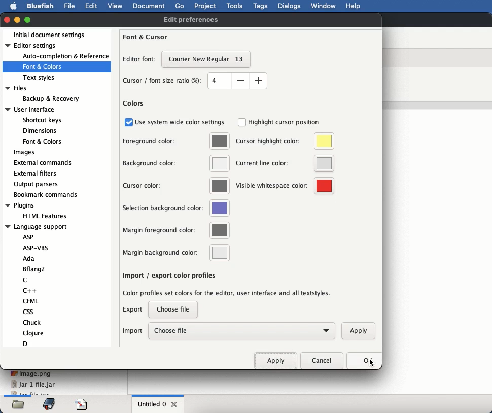 This screenshot has height=413, width=492. I want to click on cursor color, so click(175, 185).